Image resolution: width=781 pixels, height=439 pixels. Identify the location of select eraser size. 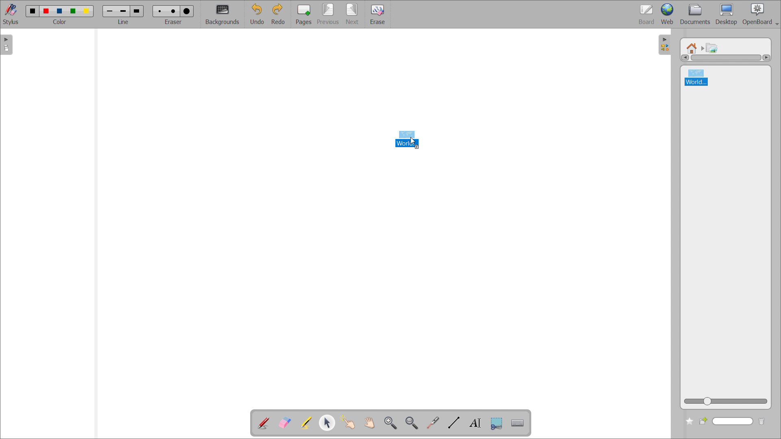
(174, 14).